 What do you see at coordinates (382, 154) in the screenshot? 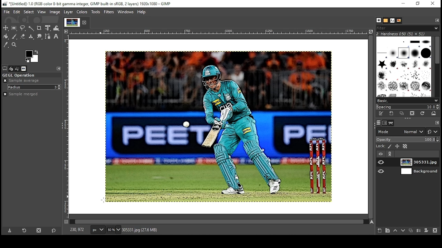
I see `layer visibility` at bounding box center [382, 154].